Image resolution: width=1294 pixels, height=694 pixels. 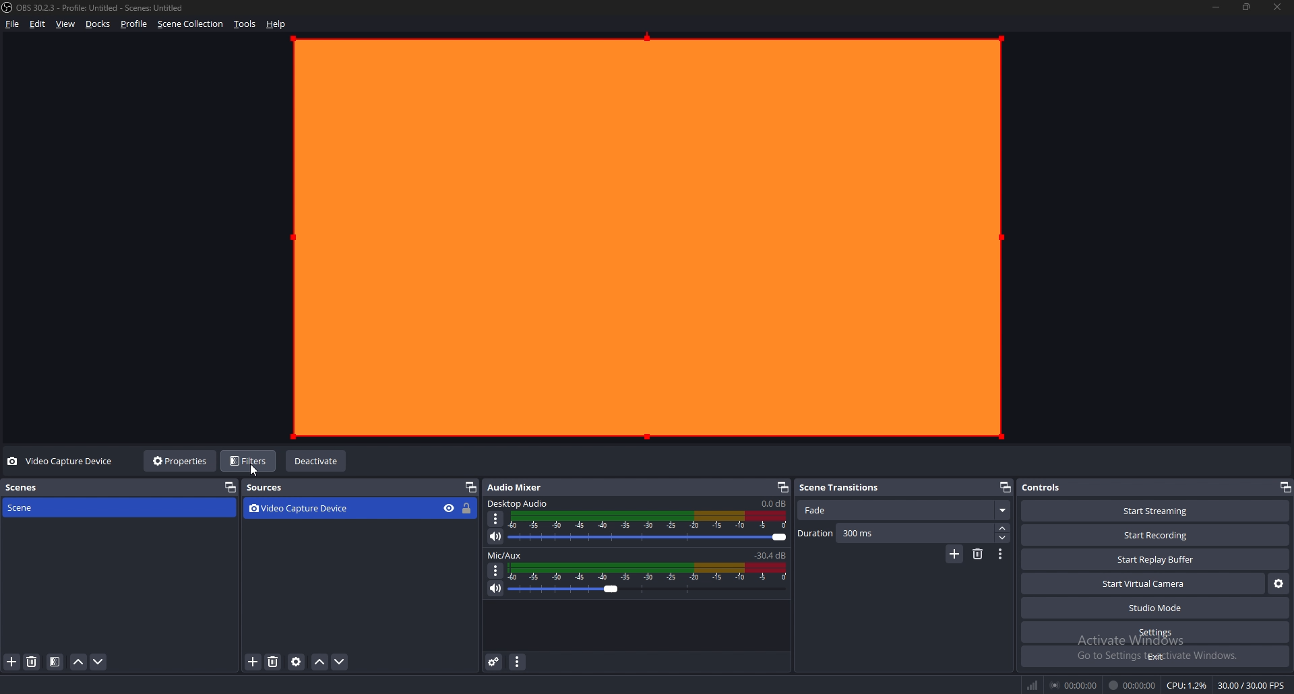 I want to click on settings, so click(x=1155, y=633).